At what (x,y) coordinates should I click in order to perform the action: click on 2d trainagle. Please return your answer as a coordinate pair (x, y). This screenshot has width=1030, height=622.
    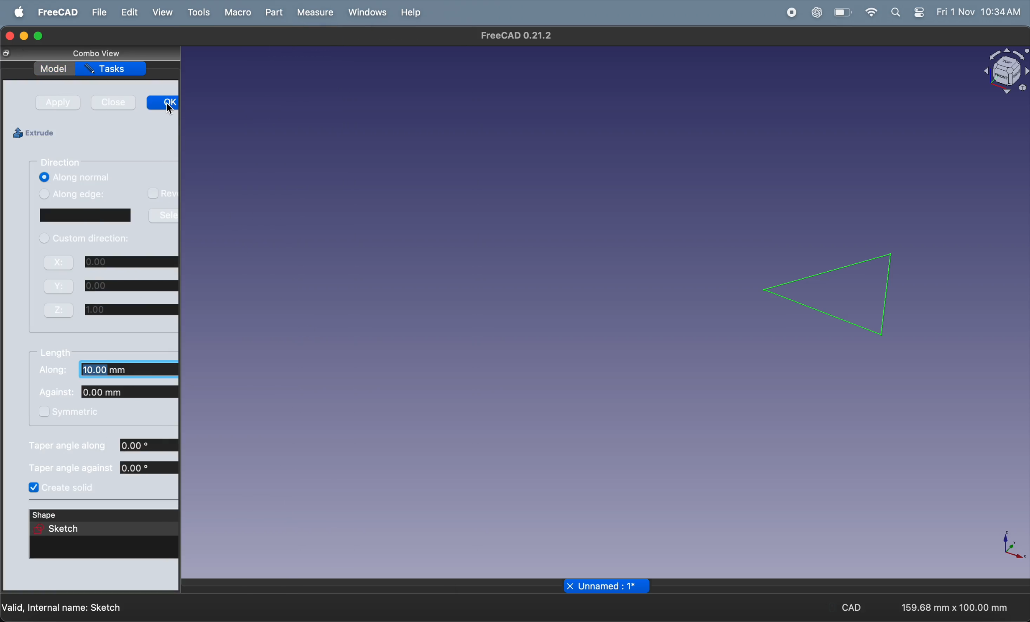
    Looking at the image, I should click on (831, 293).